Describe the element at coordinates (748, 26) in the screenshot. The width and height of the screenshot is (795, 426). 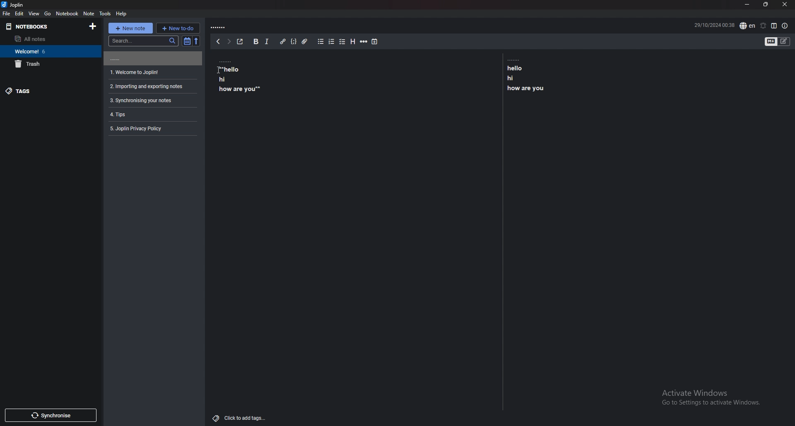
I see `spell check` at that location.